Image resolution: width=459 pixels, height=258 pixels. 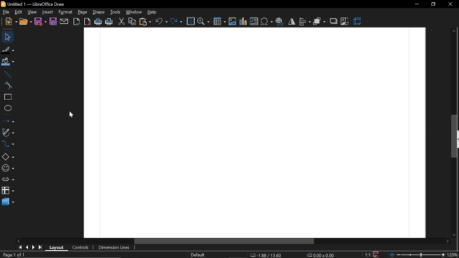 I want to click on move up, so click(x=455, y=30).